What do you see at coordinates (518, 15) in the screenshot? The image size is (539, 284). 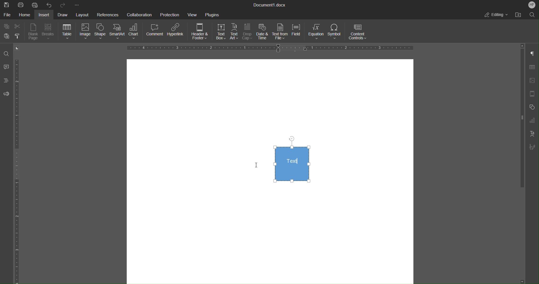 I see `Open File Location` at bounding box center [518, 15].